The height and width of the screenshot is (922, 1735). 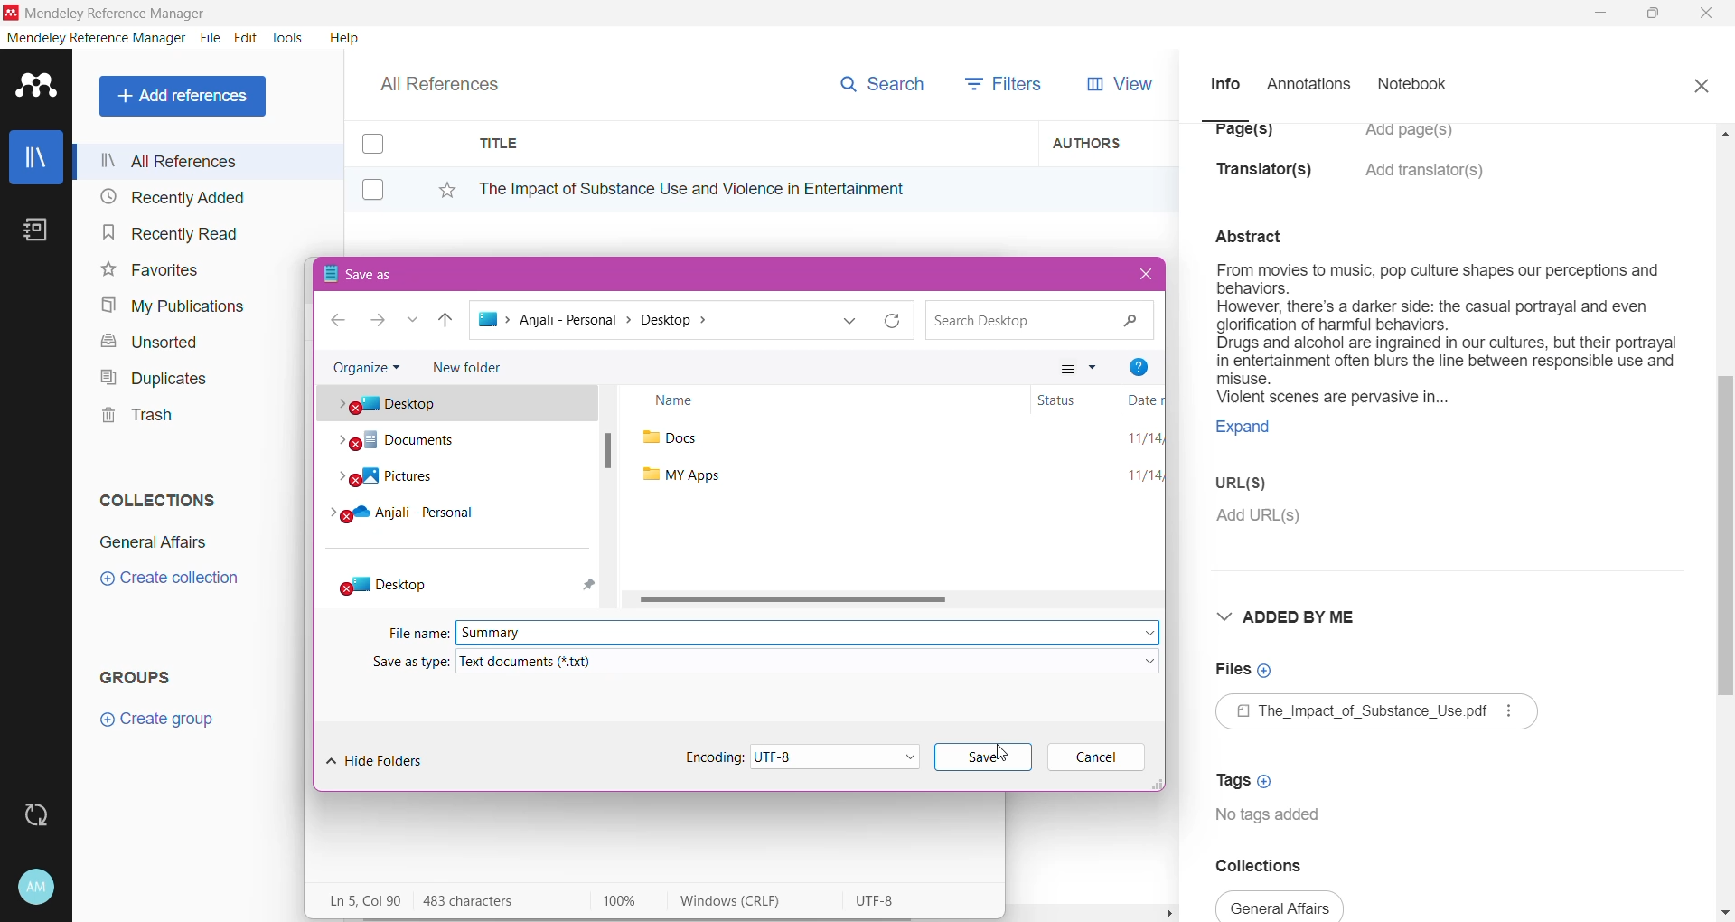 I want to click on Horizontal Scrol Bar, so click(x=898, y=601).